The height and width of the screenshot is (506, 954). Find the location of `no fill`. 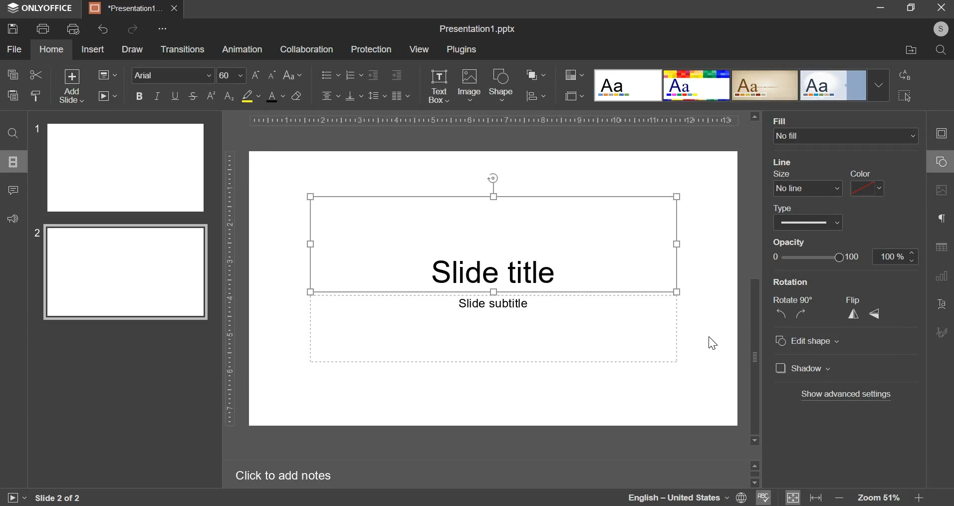

no fill is located at coordinates (846, 137).